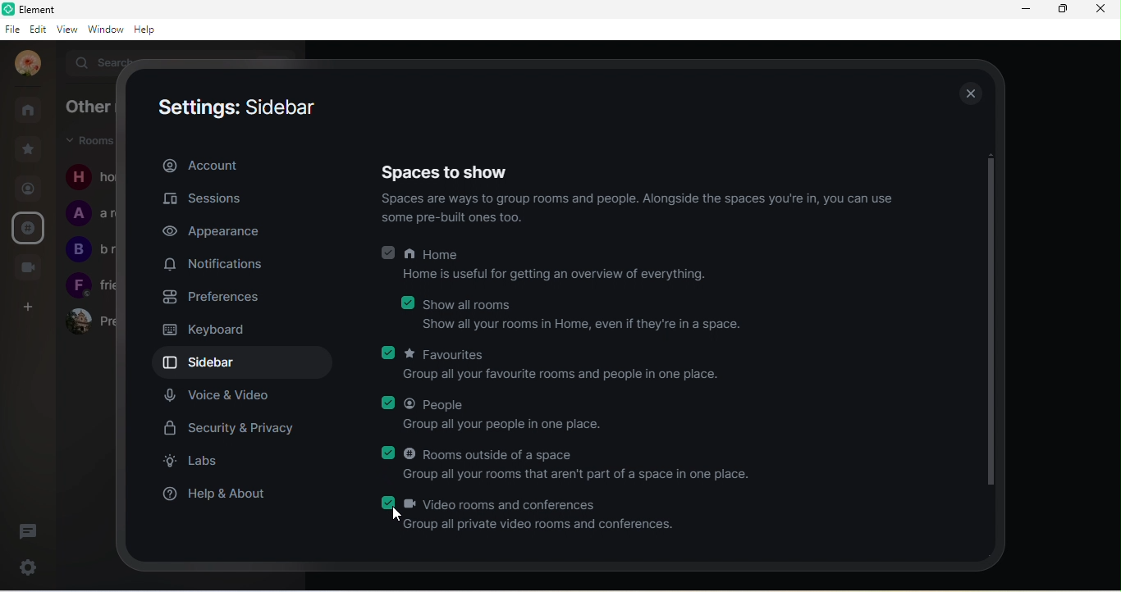 This screenshot has width=1121, height=592. What do you see at coordinates (531, 513) in the screenshot?
I see `video rooms and conferences` at bounding box center [531, 513].